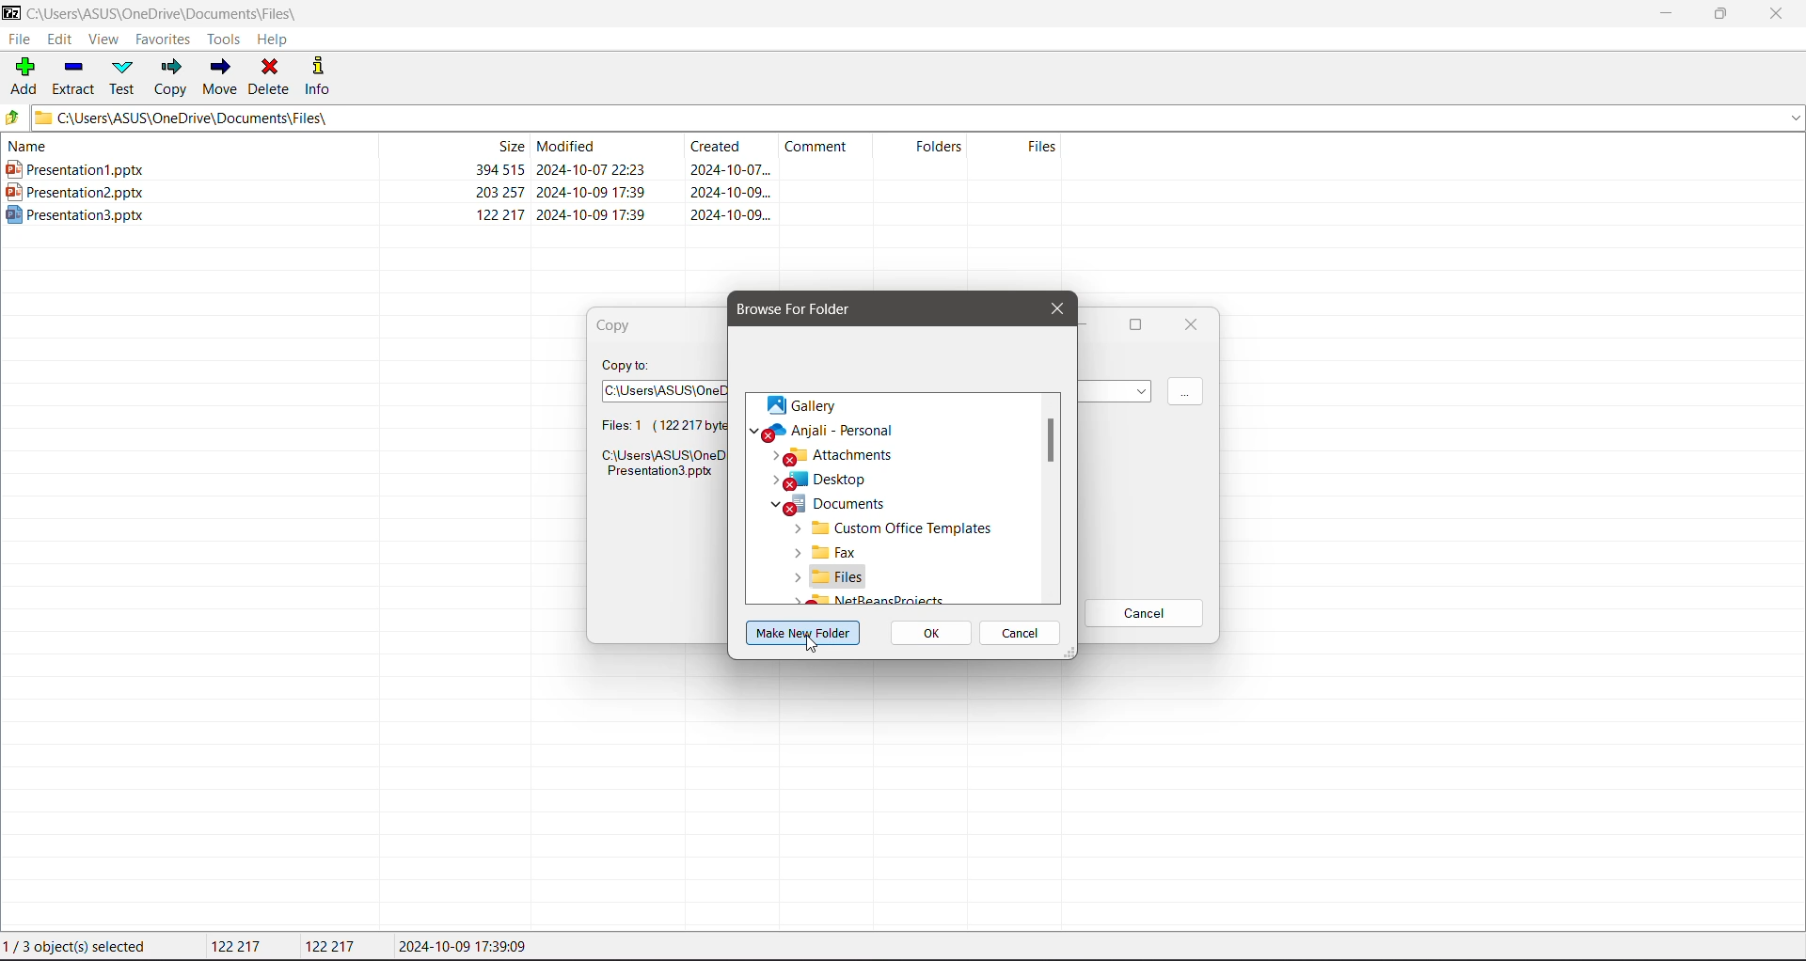 The height and width of the screenshot is (961, 1806). Describe the element at coordinates (608, 146) in the screenshot. I see `Modified Date` at that location.